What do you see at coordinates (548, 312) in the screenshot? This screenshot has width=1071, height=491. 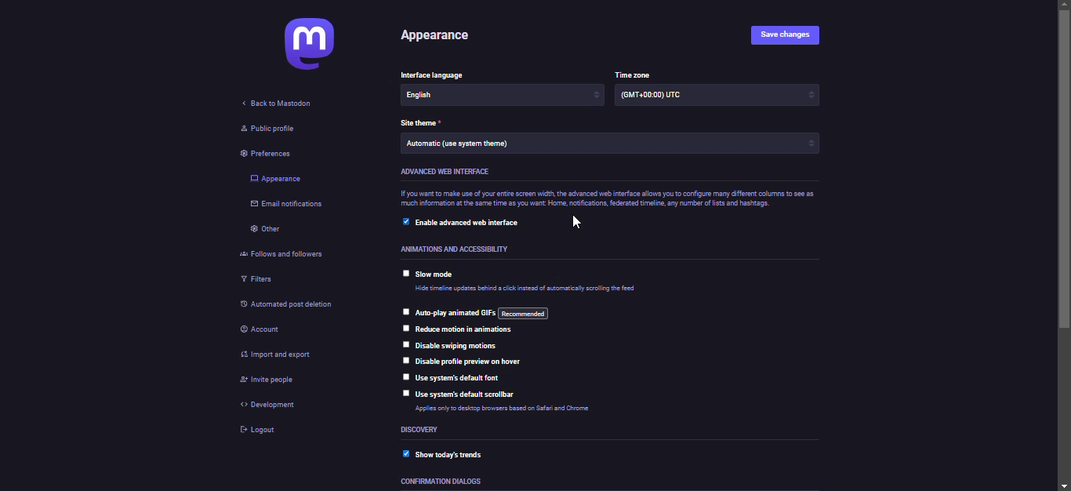 I see `auto play animated gifs: recommended` at bounding box center [548, 312].